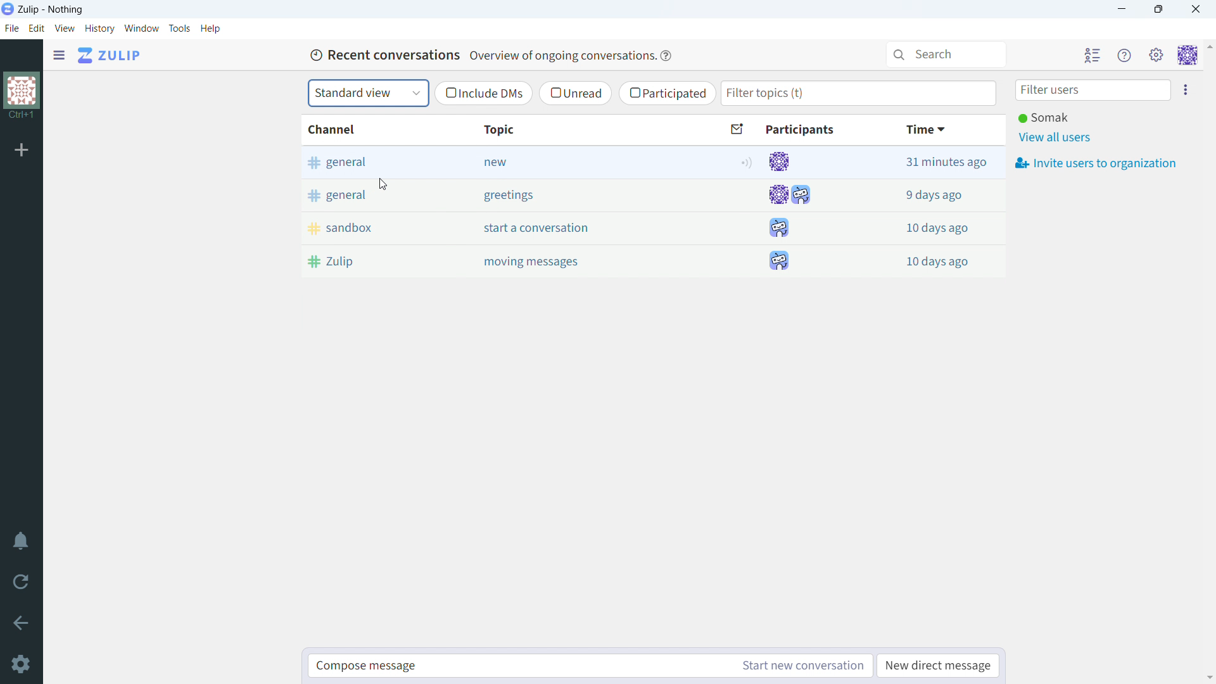  What do you see at coordinates (383, 185) in the screenshot?
I see `cursor` at bounding box center [383, 185].